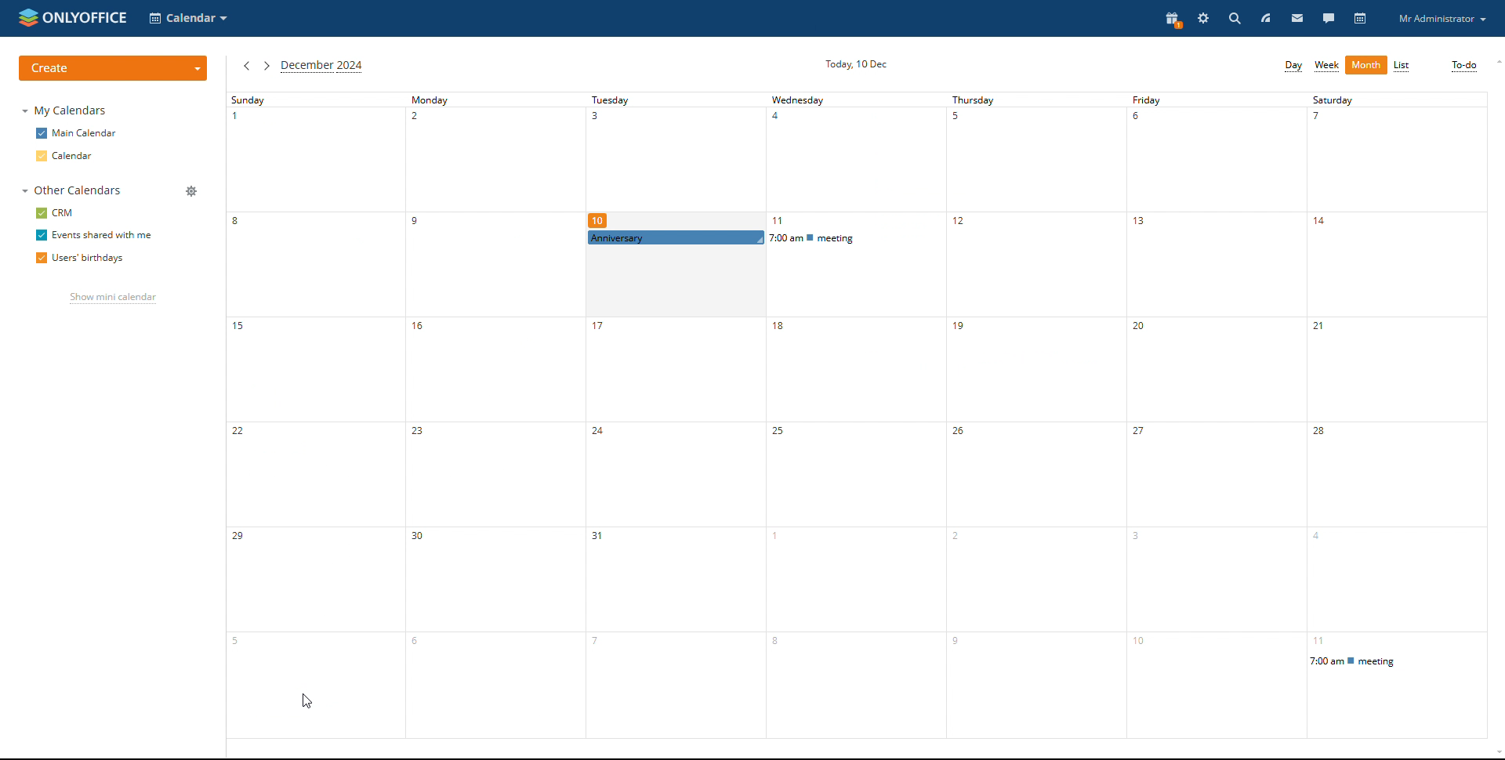 This screenshot has height=760, width=1505. I want to click on settings, so click(1202, 18).